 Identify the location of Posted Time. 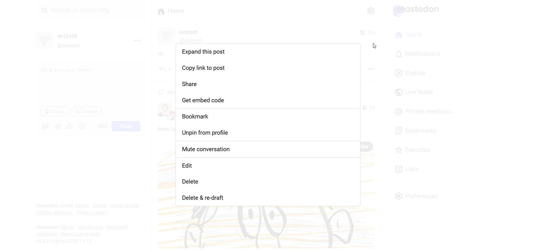
(370, 32).